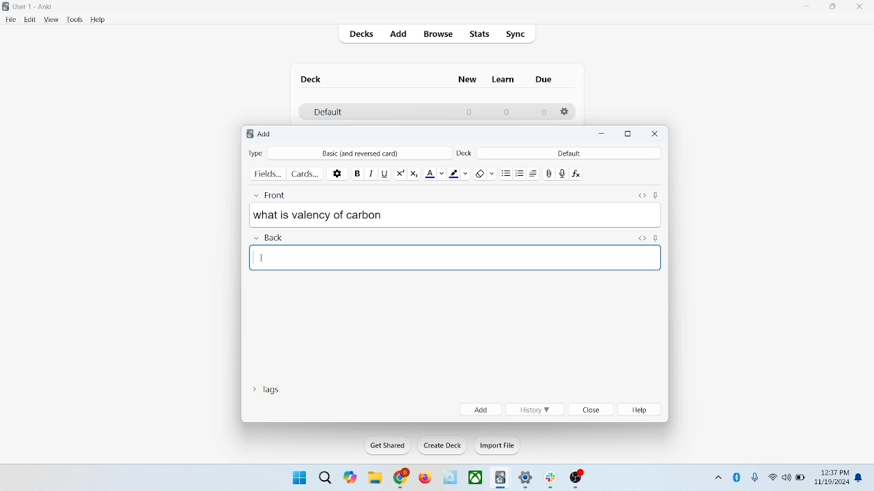 This screenshot has width=874, height=491. Describe the element at coordinates (569, 153) in the screenshot. I see `default` at that location.